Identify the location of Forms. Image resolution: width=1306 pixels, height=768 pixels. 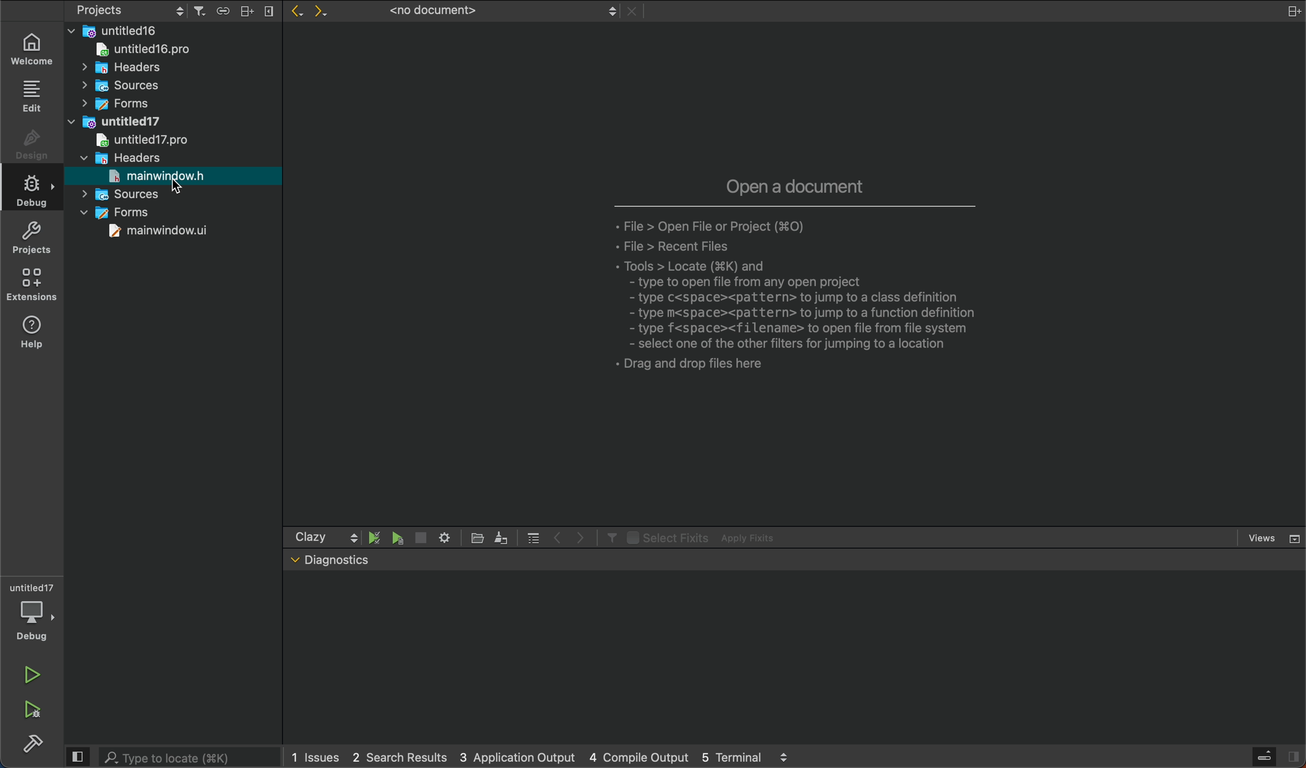
(121, 213).